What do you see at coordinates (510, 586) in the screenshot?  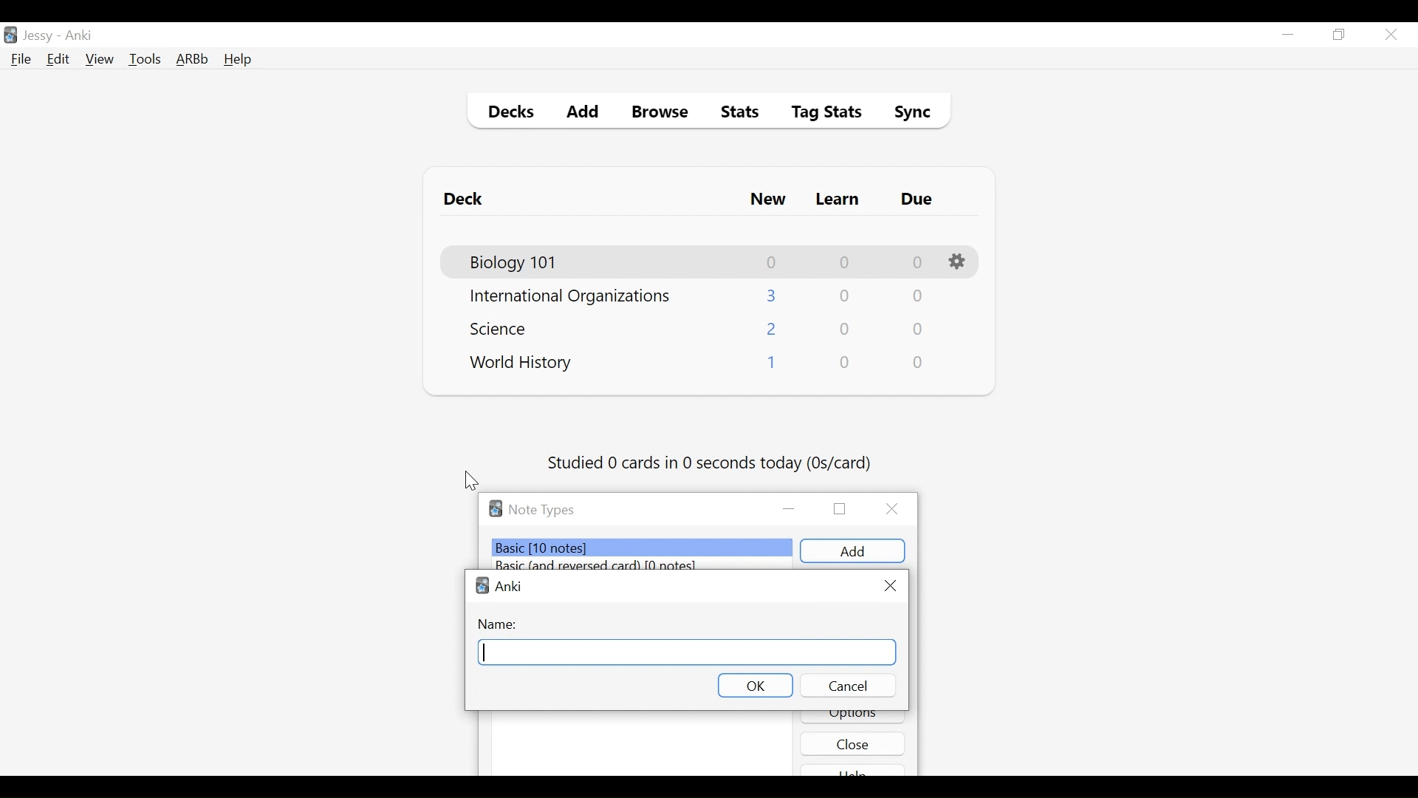 I see `Software name` at bounding box center [510, 586].